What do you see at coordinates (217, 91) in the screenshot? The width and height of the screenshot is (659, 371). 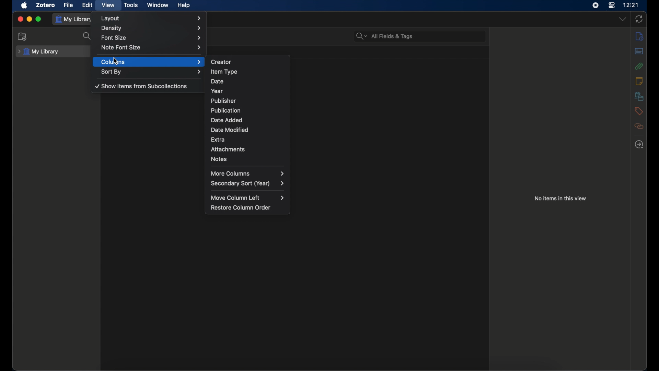 I see `year` at bounding box center [217, 91].